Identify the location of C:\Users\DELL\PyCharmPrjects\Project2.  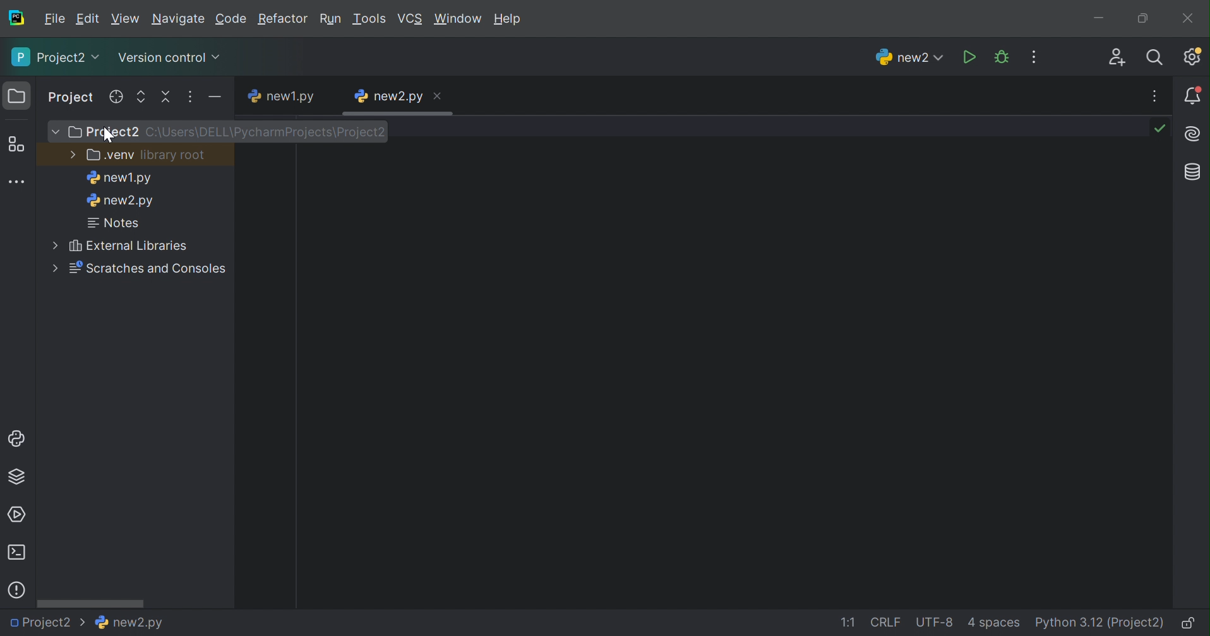
(265, 133).